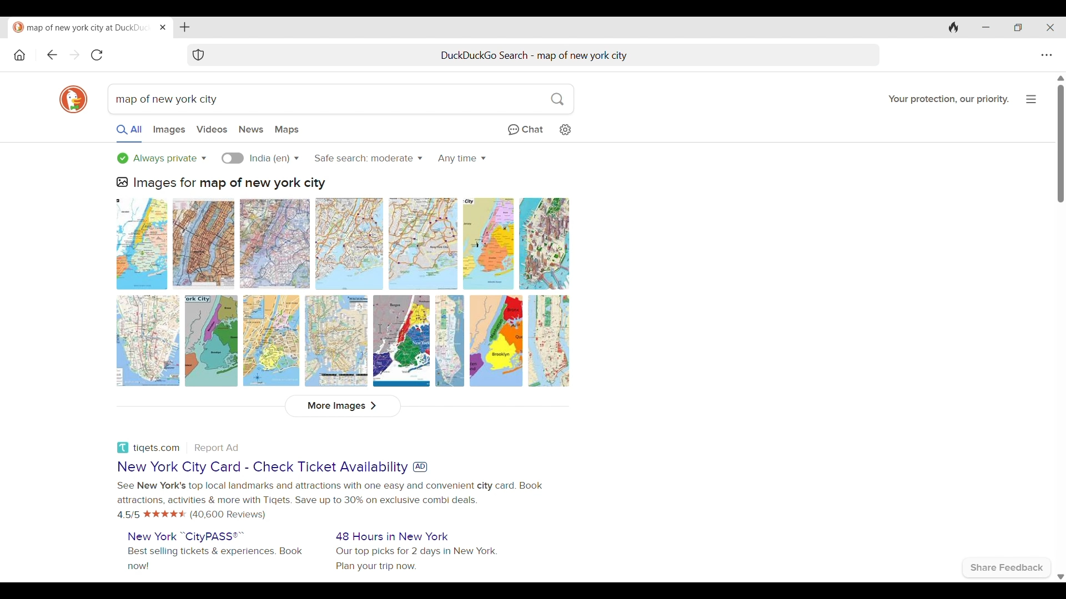 The height and width of the screenshot is (599, 1066). I want to click on Change search settings, so click(565, 130).